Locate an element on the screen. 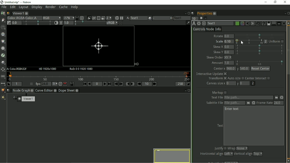 Image resolution: width=290 pixels, height=163 pixels. GMIC is located at coordinates (3, 90).